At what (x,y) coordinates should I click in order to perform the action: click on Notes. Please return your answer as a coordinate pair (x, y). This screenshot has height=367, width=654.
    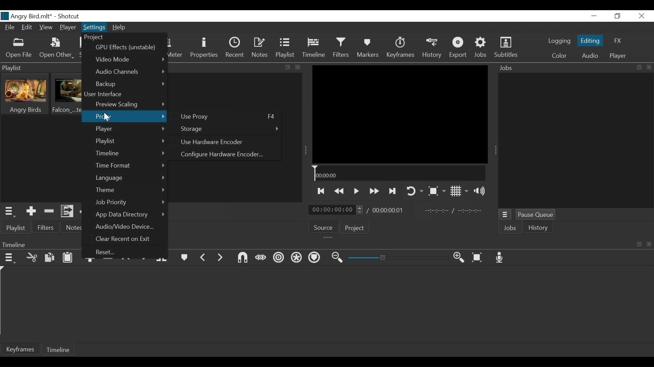
    Looking at the image, I should click on (261, 47).